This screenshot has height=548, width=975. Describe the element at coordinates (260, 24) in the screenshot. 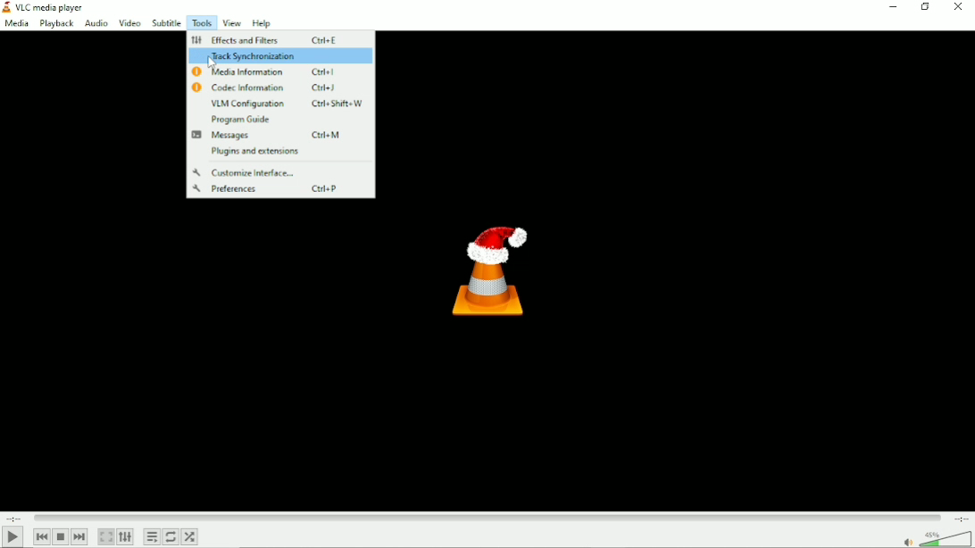

I see `help` at that location.